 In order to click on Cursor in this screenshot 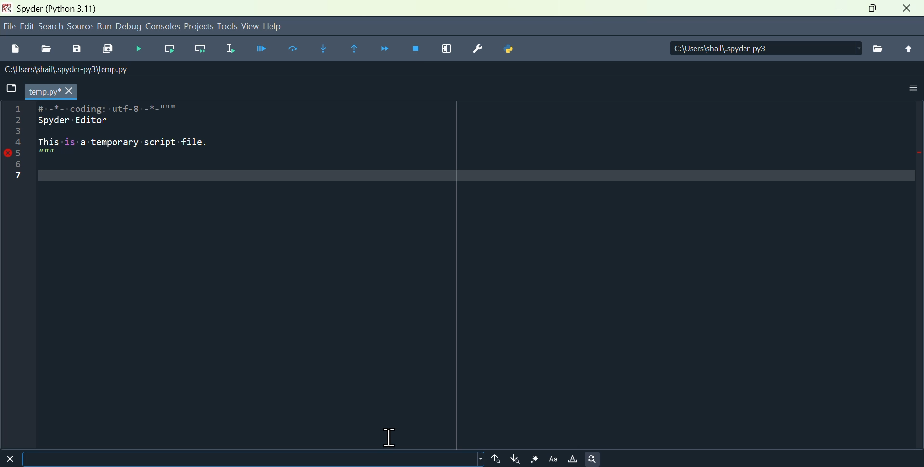, I will do `click(393, 435)`.